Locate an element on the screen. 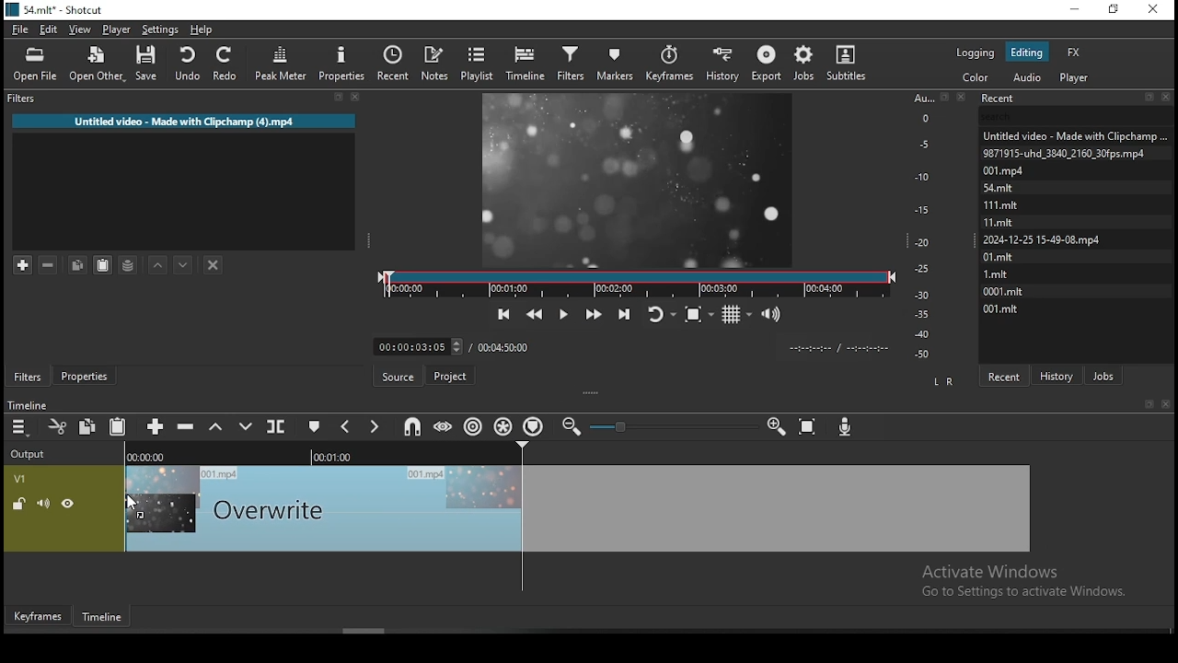 The height and width of the screenshot is (663, 1178). zoom timeline out is located at coordinates (776, 429).